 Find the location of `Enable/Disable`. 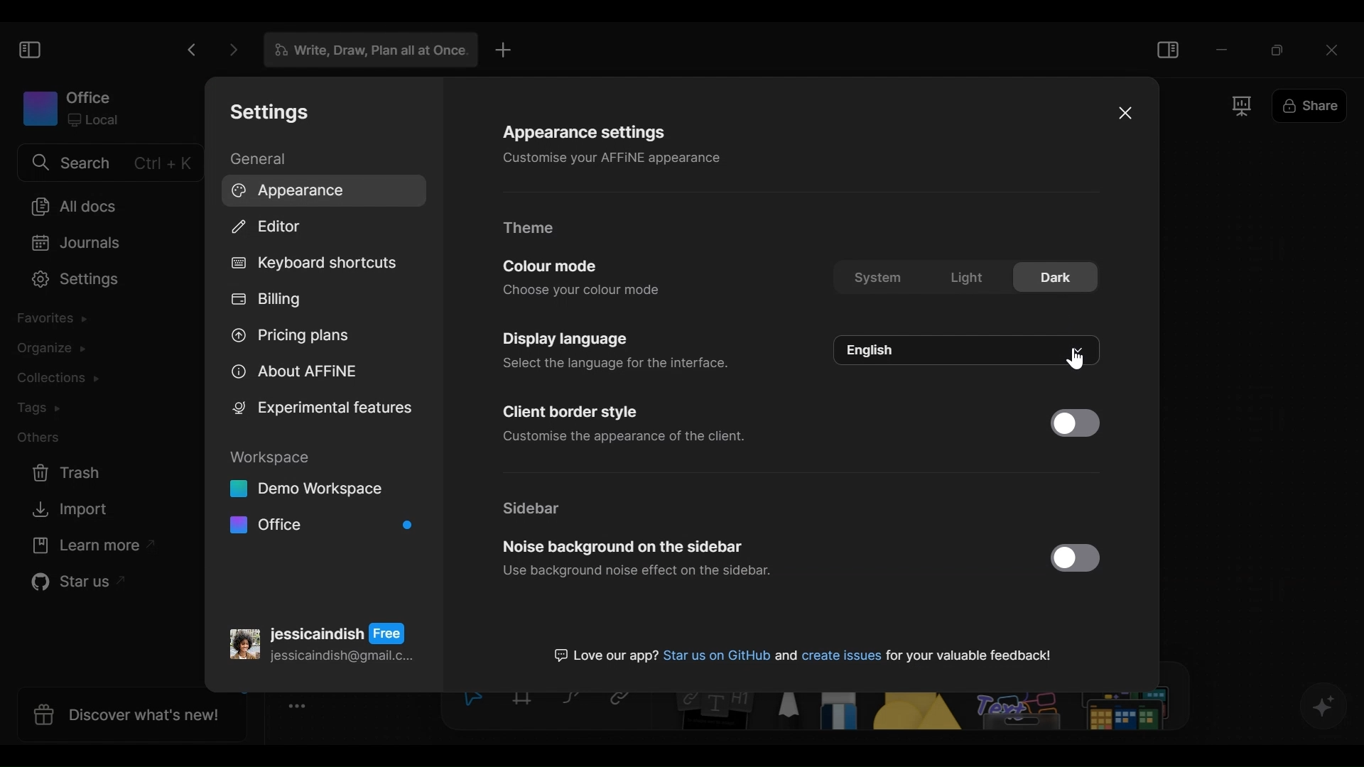

Enable/Disable is located at coordinates (1076, 422).